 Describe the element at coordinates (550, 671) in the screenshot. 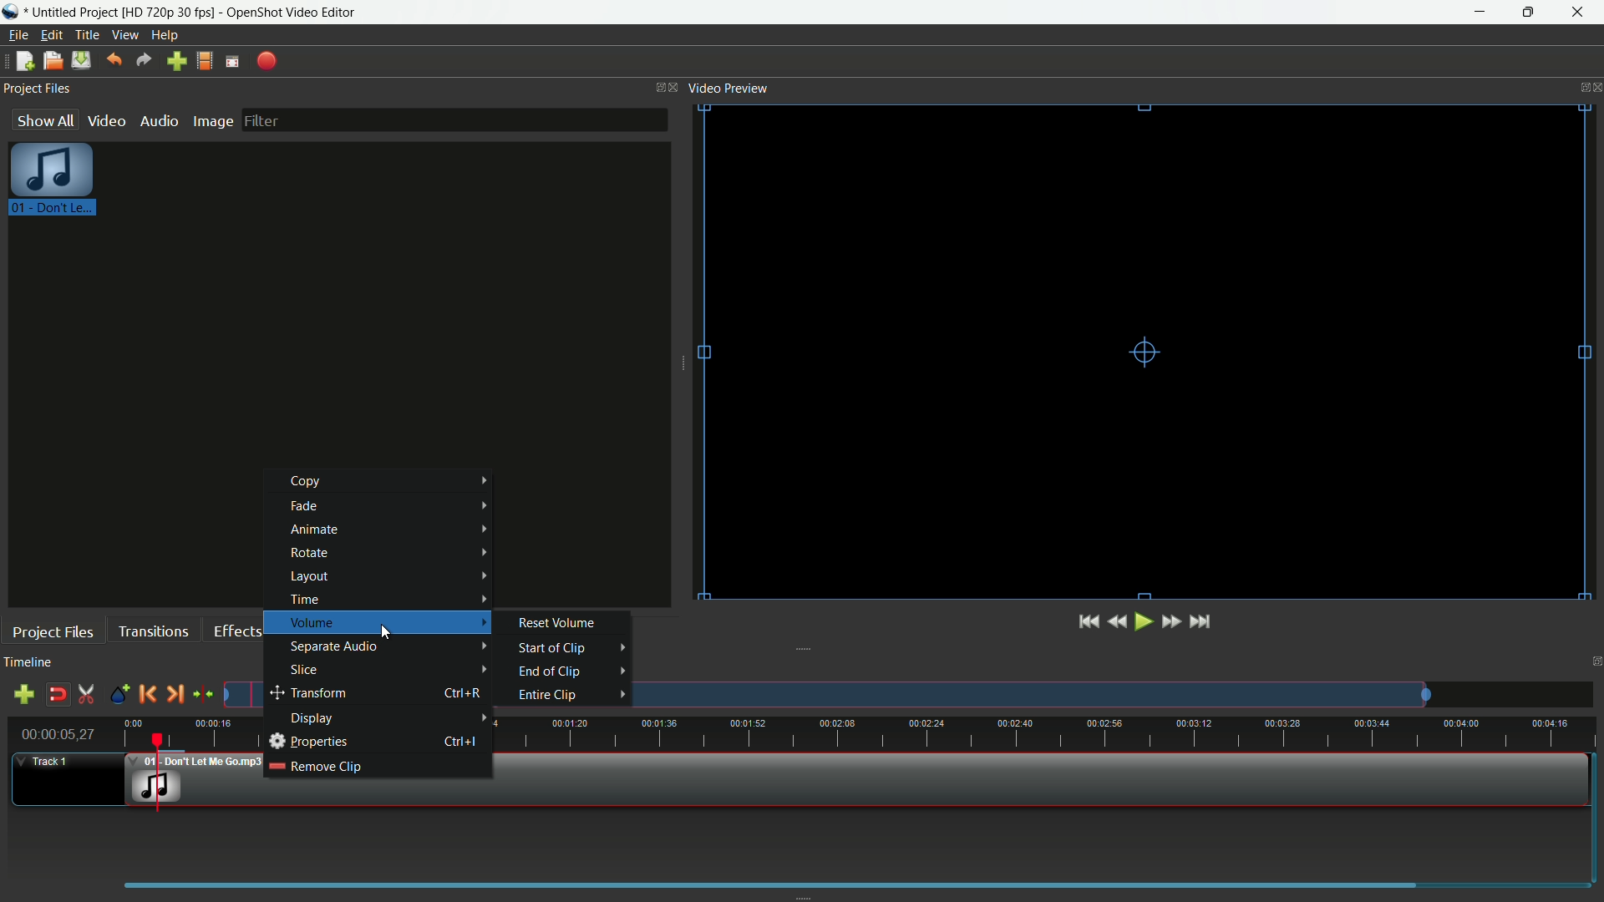

I see `end of clip` at that location.